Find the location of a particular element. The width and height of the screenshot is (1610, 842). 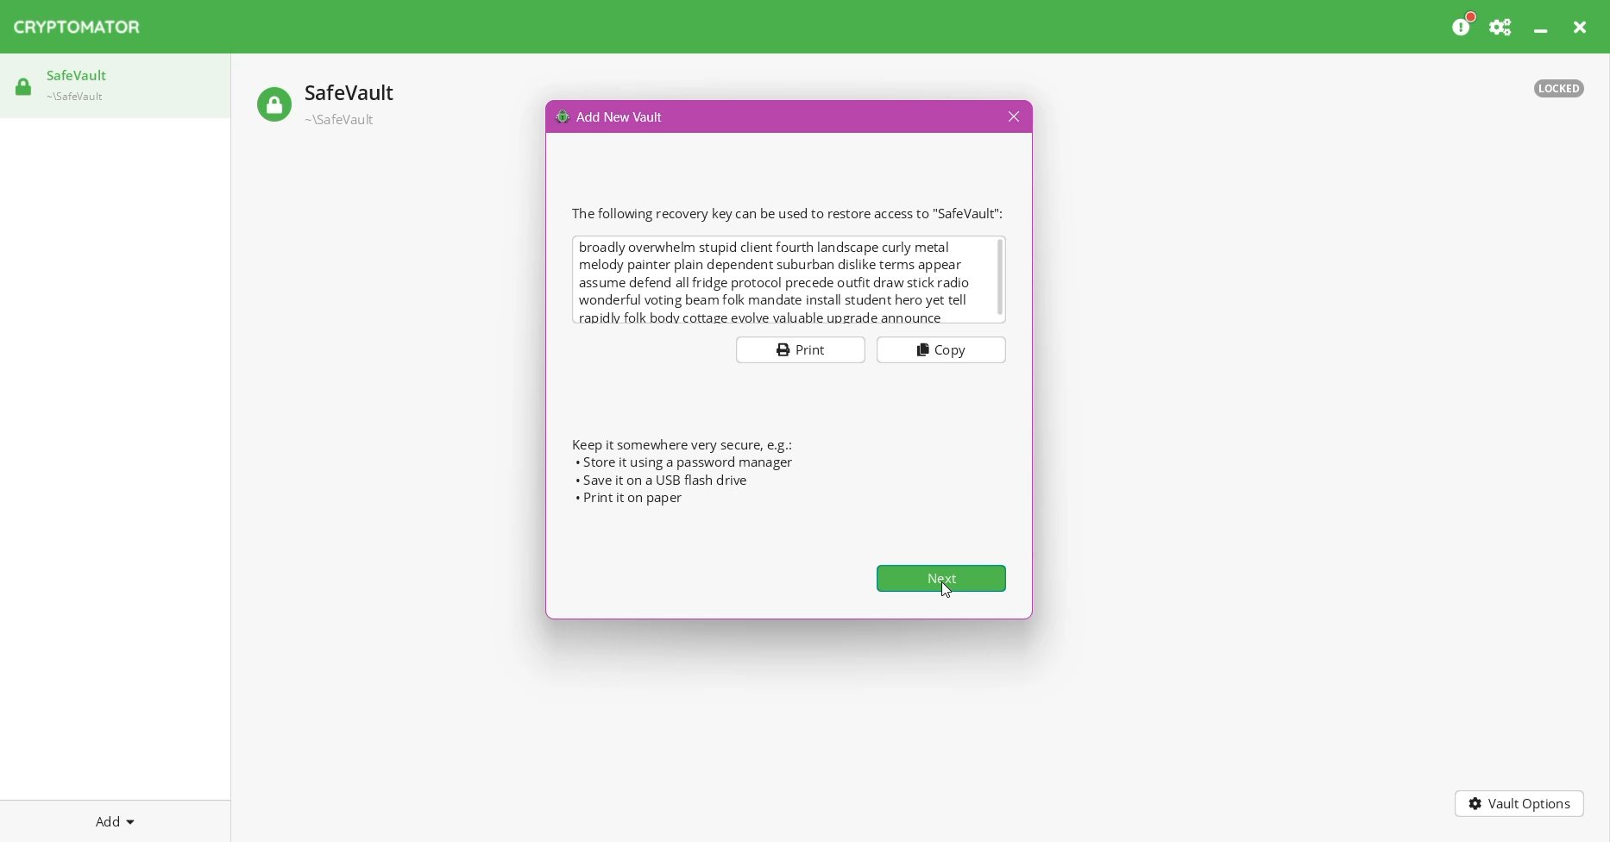

Add is located at coordinates (116, 818).